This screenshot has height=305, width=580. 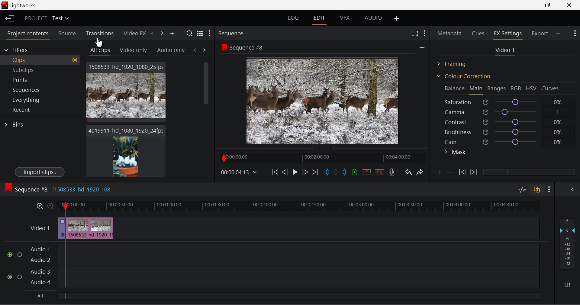 What do you see at coordinates (439, 173) in the screenshot?
I see `Add keyframe` at bounding box center [439, 173].